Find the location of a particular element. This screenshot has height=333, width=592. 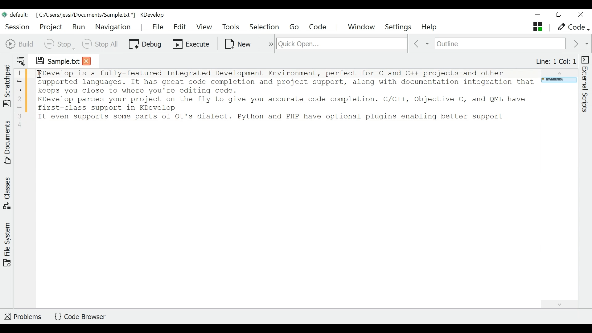

Scratchpad is located at coordinates (7, 84).